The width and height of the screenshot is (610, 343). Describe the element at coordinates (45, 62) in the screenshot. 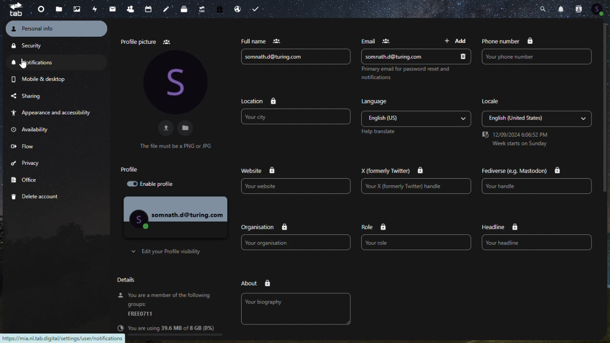

I see `notification` at that location.